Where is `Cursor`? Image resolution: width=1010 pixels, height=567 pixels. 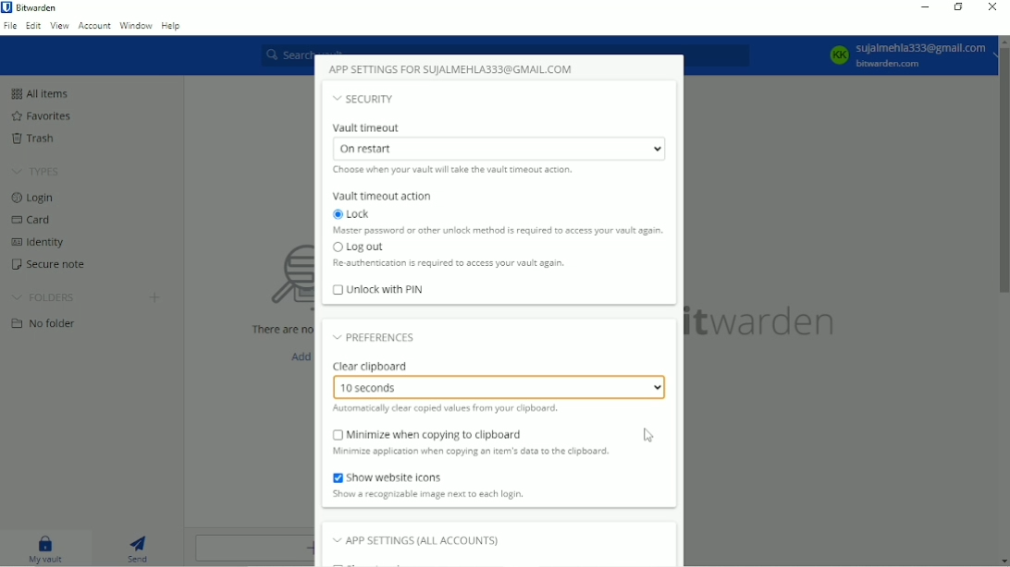 Cursor is located at coordinates (649, 436).